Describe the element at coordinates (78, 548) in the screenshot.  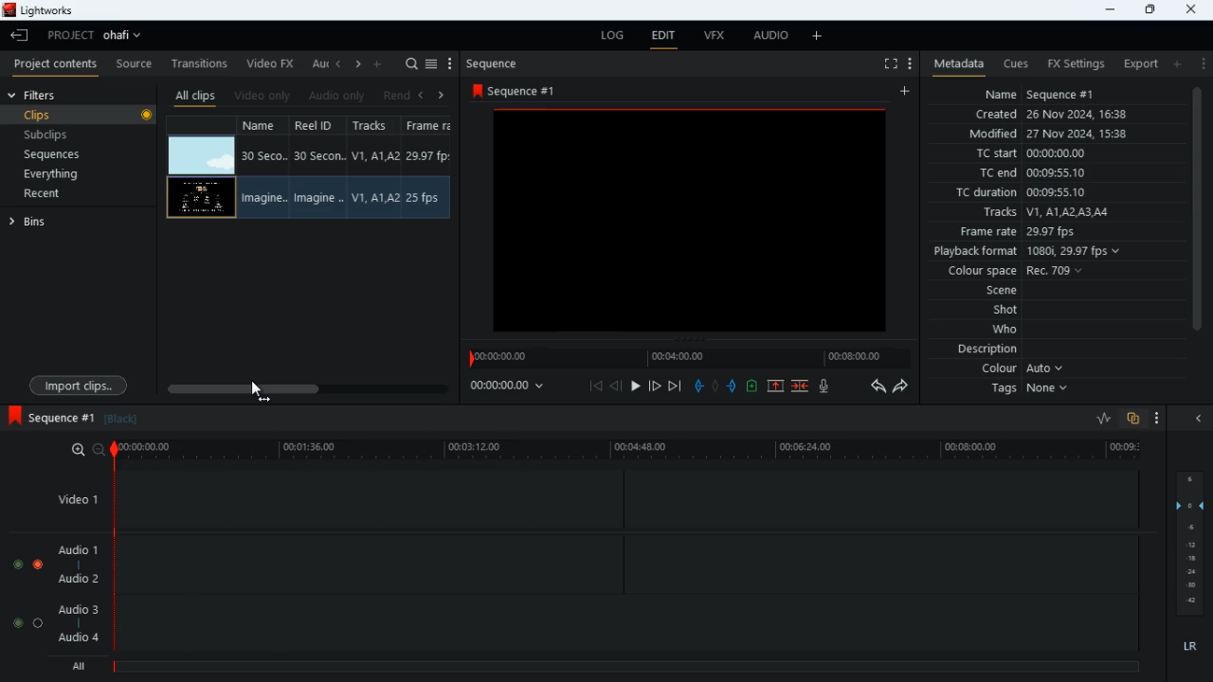
I see `audio 1` at that location.